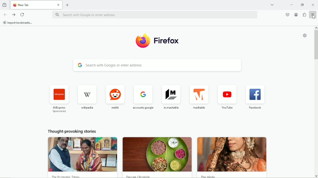 This screenshot has width=318, height=178. Describe the element at coordinates (73, 131) in the screenshot. I see `thought provoking stories` at that location.